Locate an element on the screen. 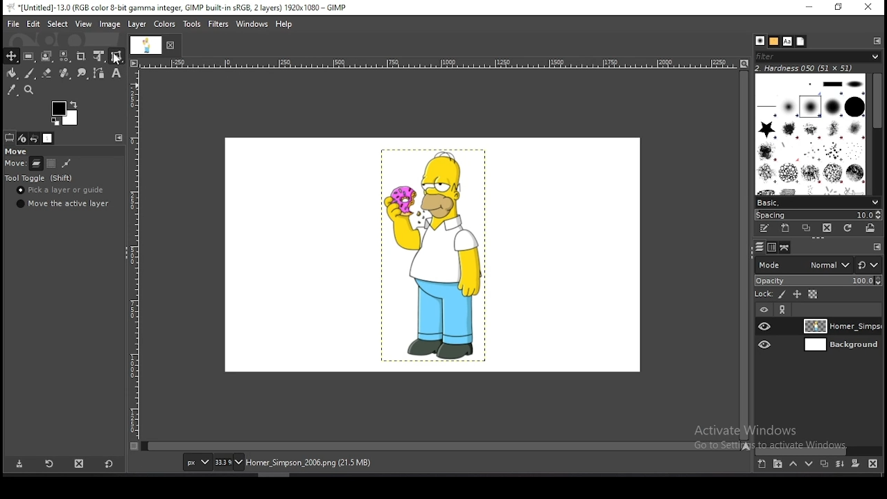 This screenshot has height=499, width=887. move the active layer is located at coordinates (63, 204).